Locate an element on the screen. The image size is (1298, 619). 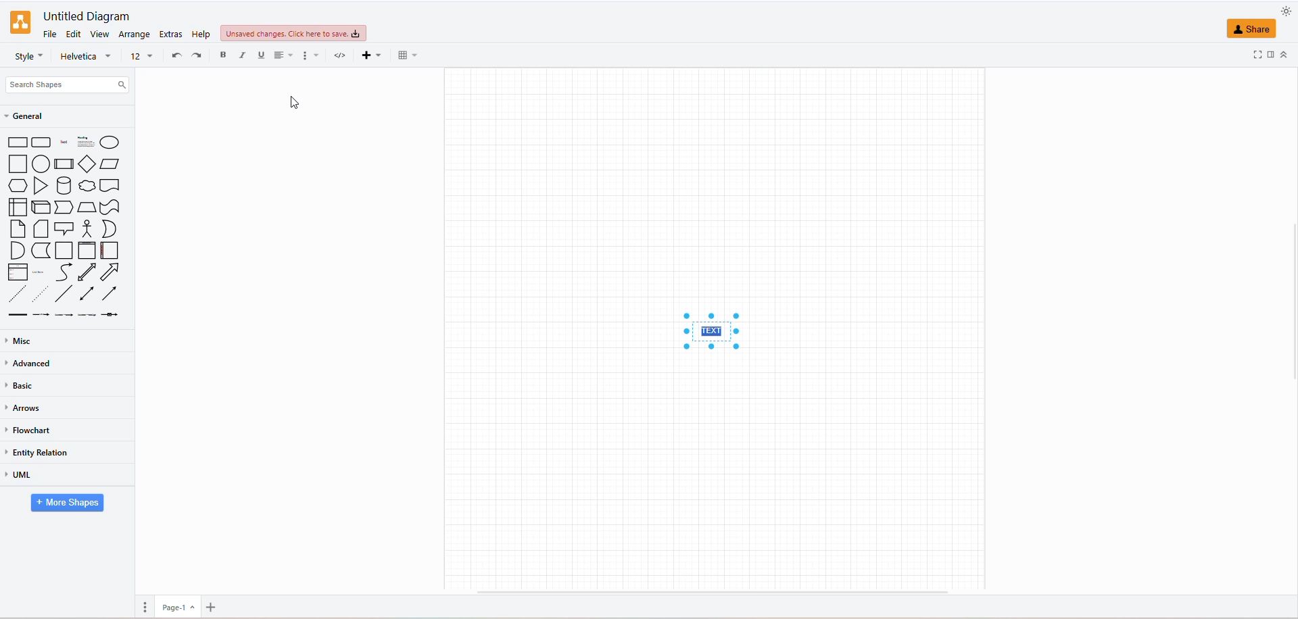
Cursor is located at coordinates (297, 102).